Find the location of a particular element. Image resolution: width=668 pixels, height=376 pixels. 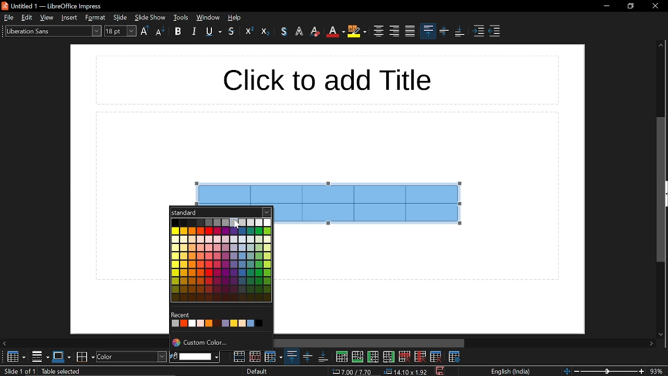

move down is located at coordinates (662, 333).